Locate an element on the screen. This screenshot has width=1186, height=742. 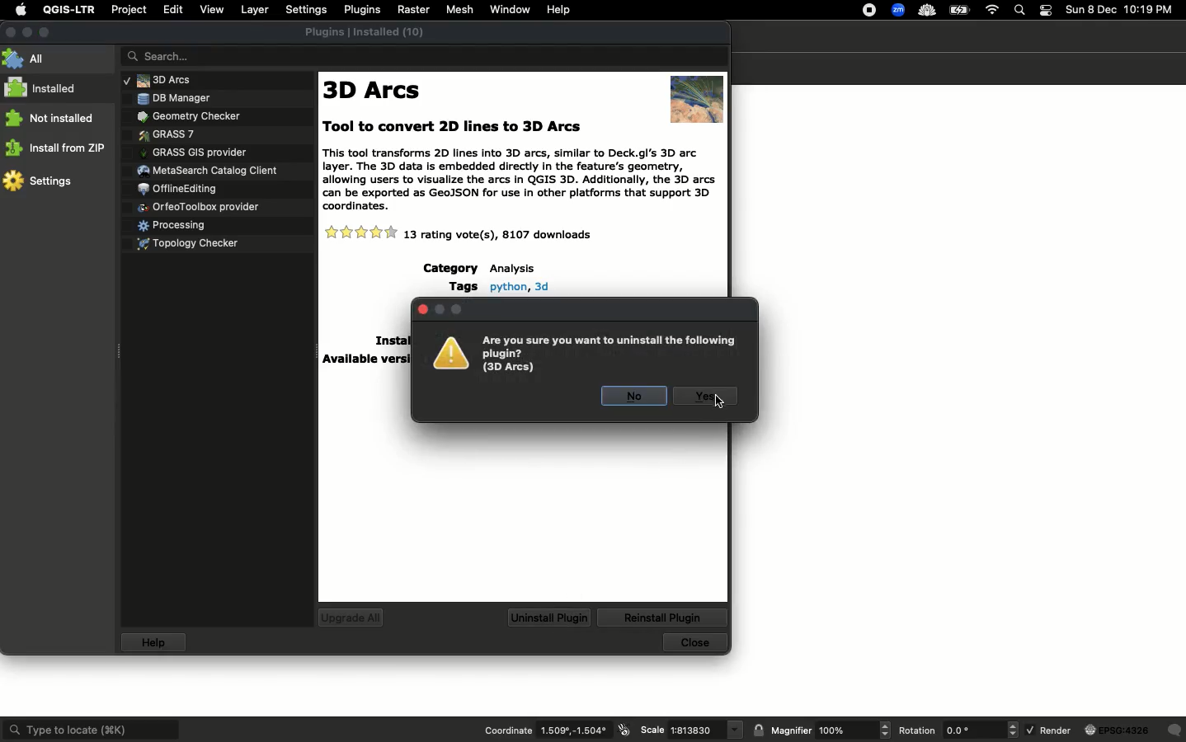
Rotation is located at coordinates (959, 731).